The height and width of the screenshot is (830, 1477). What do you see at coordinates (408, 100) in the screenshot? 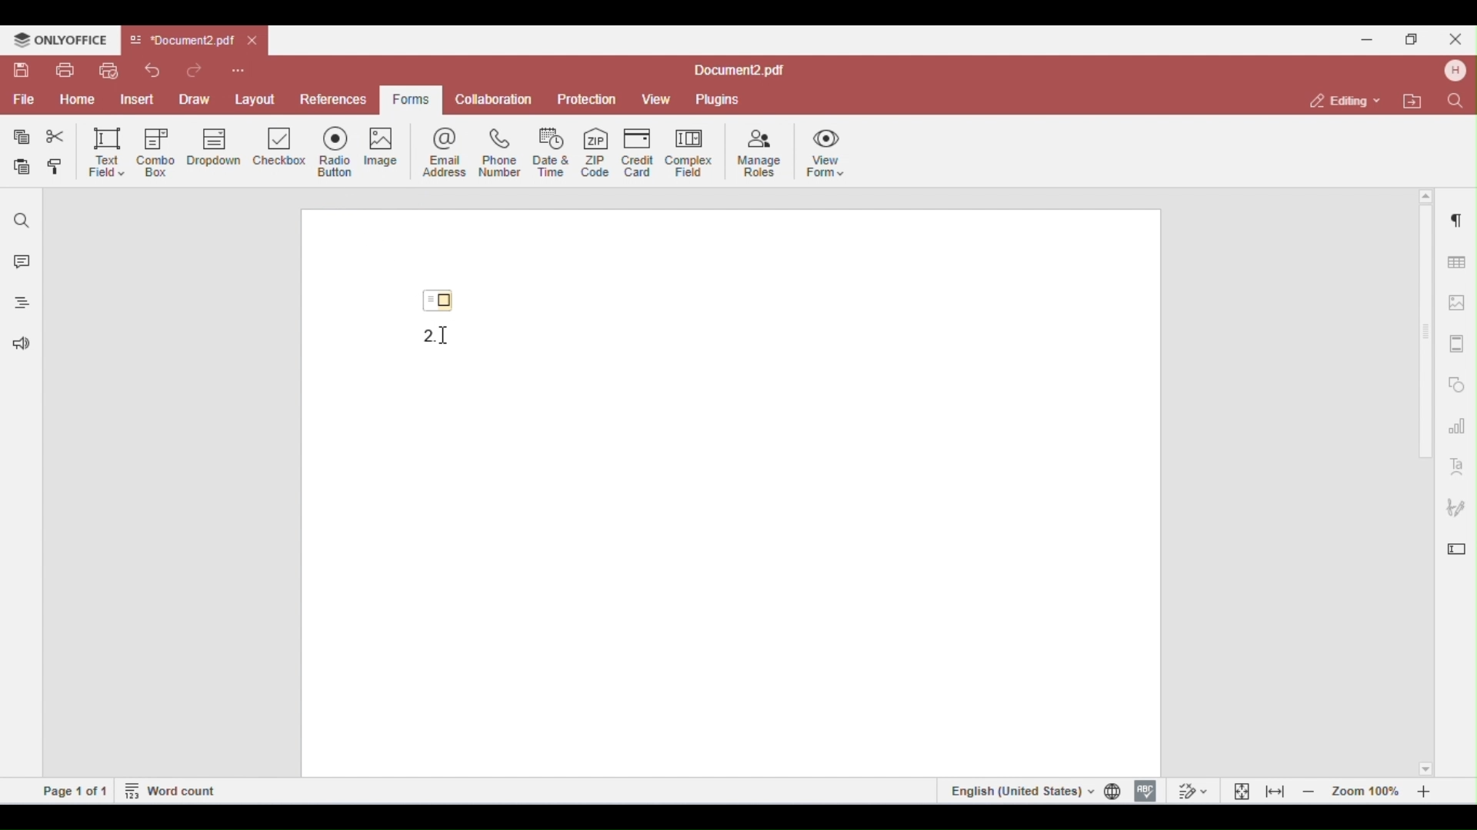
I see `forms` at bounding box center [408, 100].